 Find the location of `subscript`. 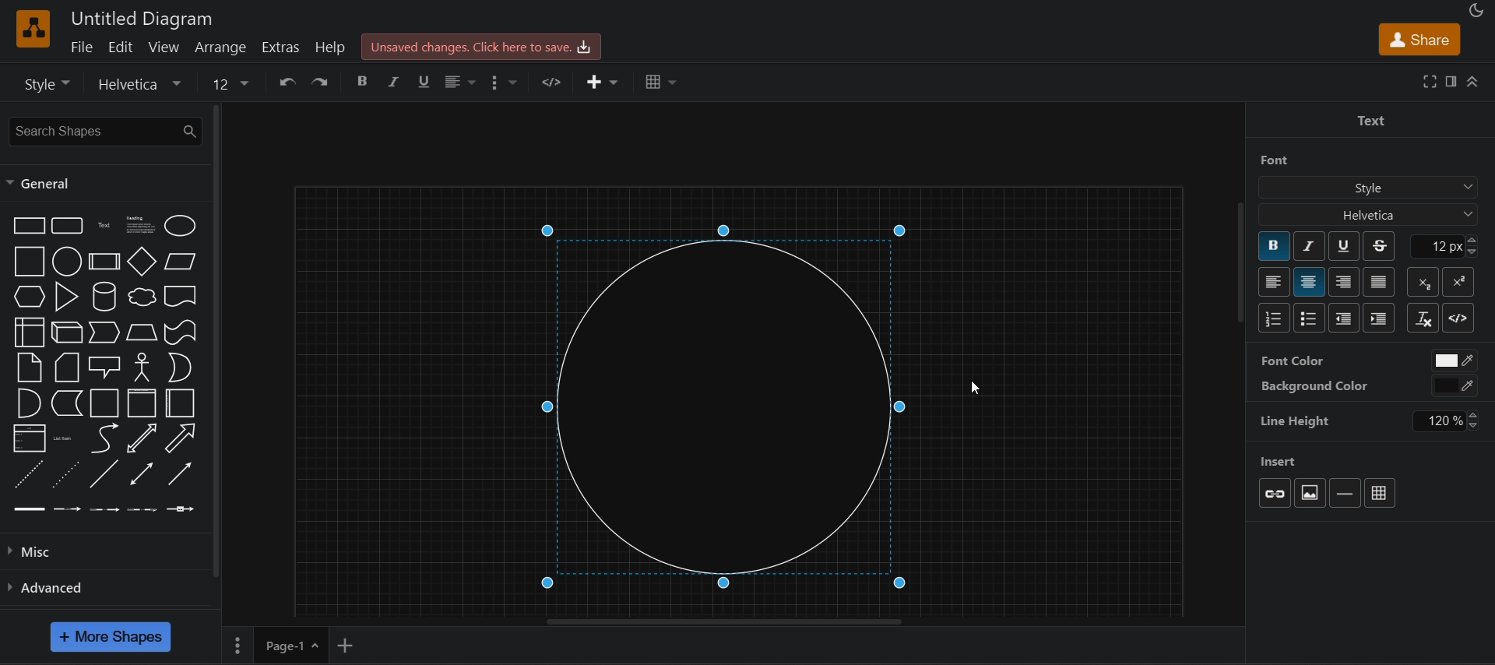

subscript is located at coordinates (1421, 281).